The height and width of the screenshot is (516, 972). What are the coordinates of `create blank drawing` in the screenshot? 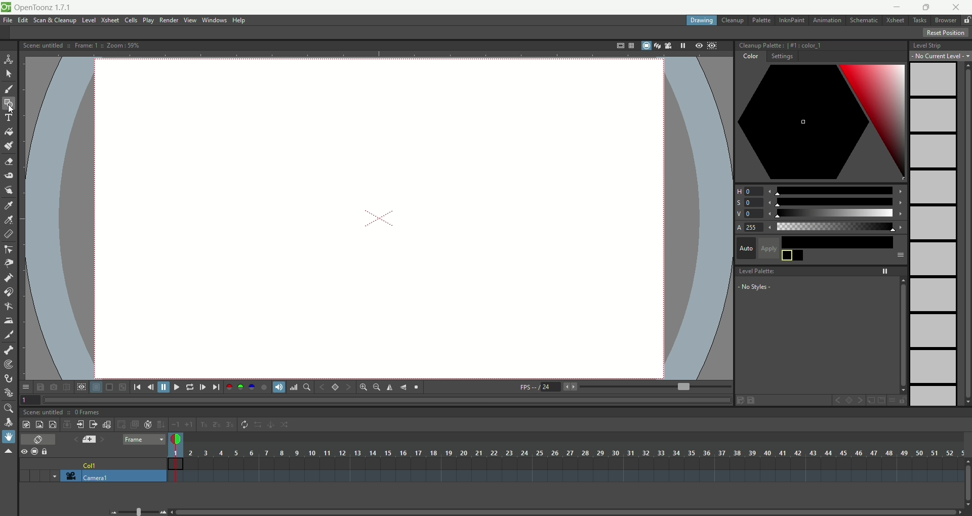 It's located at (123, 424).